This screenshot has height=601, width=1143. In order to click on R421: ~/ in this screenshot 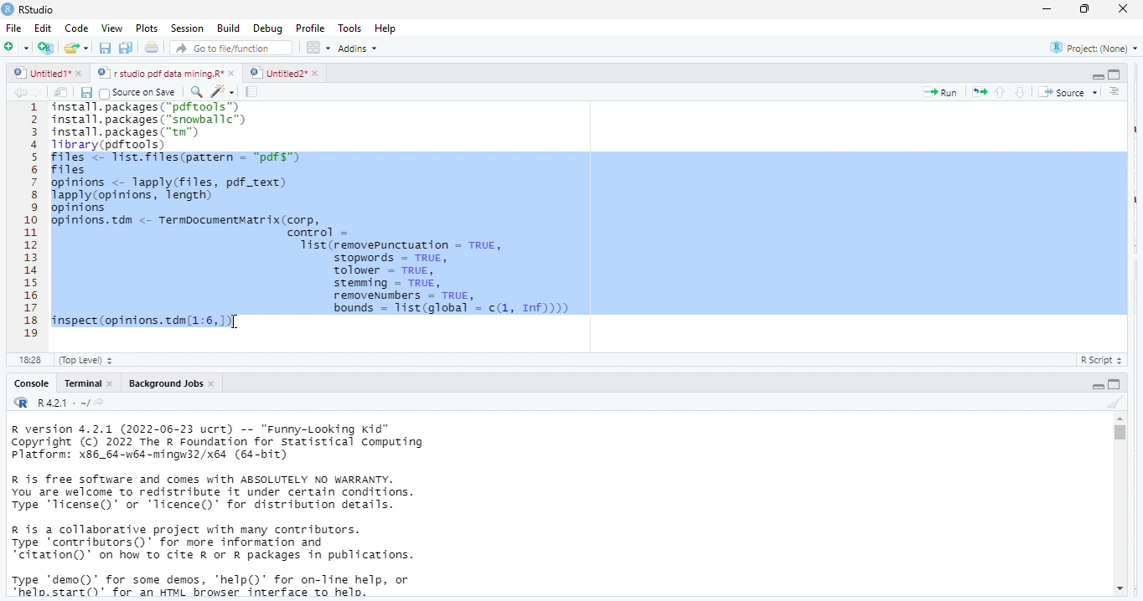, I will do `click(70, 403)`.